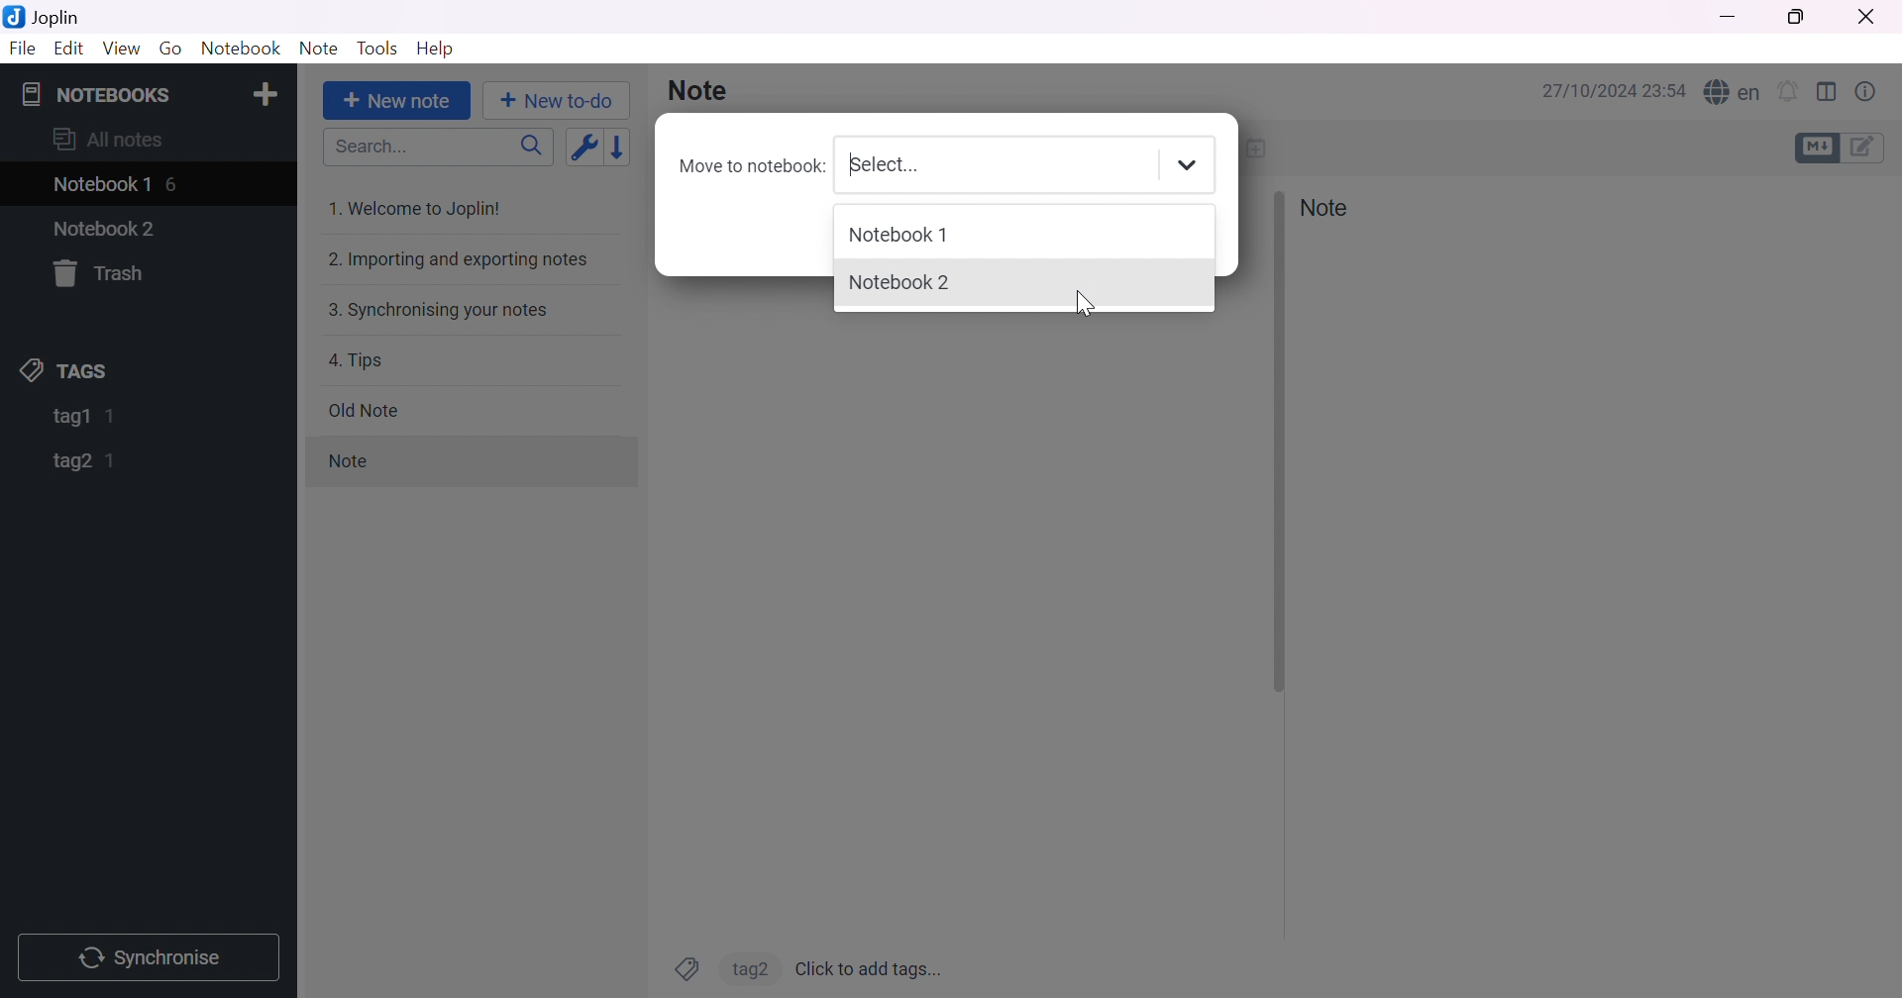 This screenshot has width=1902, height=998. What do you see at coordinates (581, 150) in the screenshot?
I see `Toggle sort order field: updated date -> created date` at bounding box center [581, 150].